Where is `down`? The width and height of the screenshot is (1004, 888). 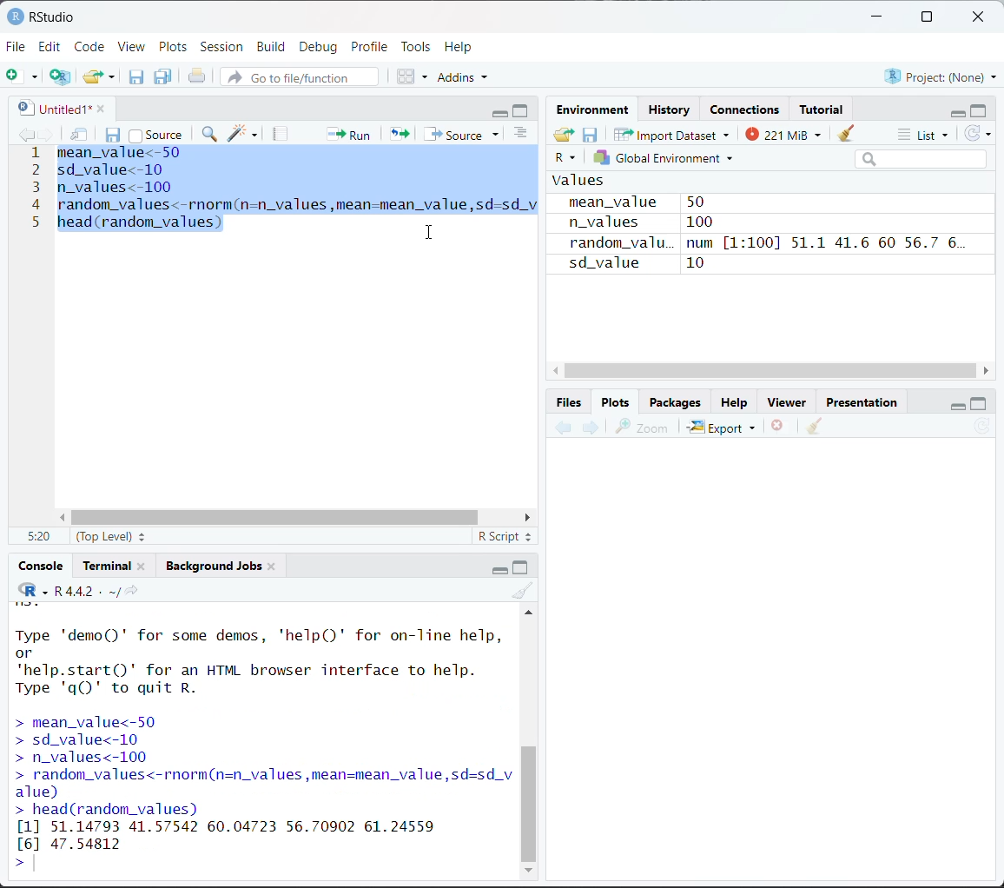 down is located at coordinates (527, 867).